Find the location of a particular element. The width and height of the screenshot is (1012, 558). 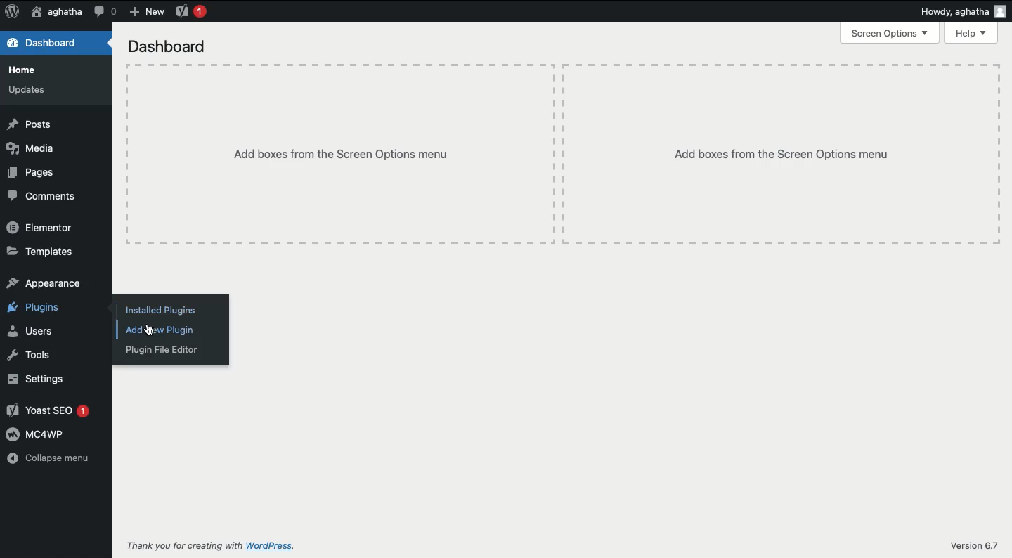

Pages is located at coordinates (31, 171).